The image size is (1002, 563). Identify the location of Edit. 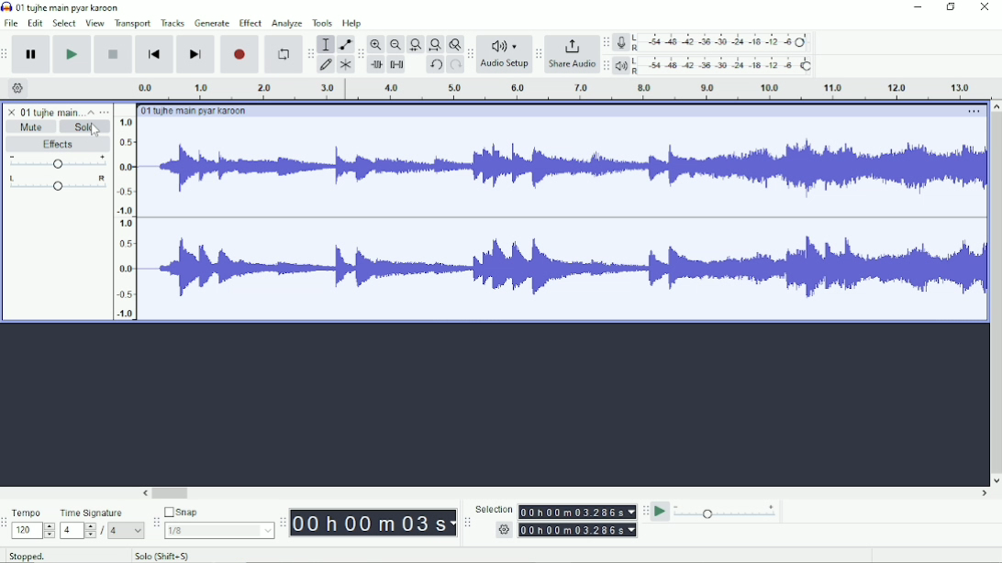
(34, 24).